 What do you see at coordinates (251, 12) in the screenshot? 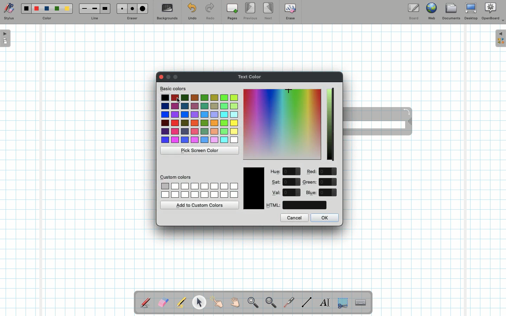
I see `Previous` at bounding box center [251, 12].